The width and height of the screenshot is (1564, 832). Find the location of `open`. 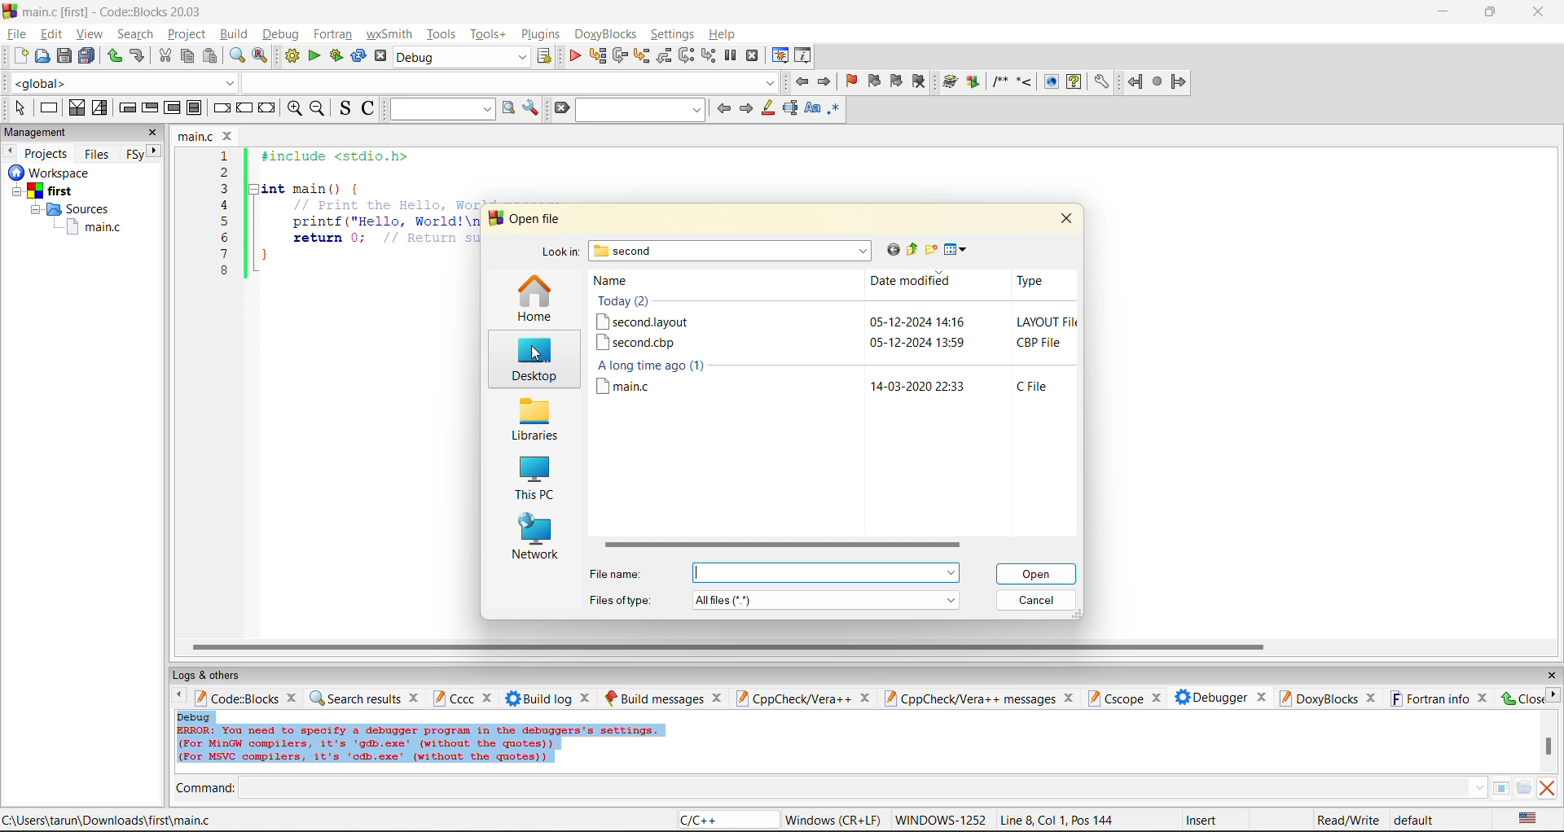

open is located at coordinates (43, 56).